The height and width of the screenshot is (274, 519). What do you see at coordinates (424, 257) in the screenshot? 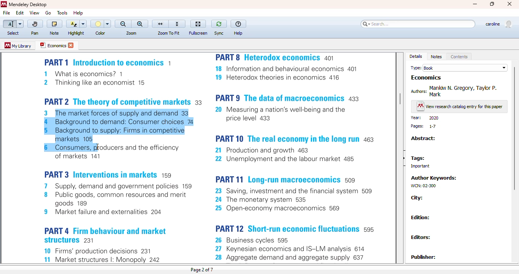
I see `publisher:` at bounding box center [424, 257].